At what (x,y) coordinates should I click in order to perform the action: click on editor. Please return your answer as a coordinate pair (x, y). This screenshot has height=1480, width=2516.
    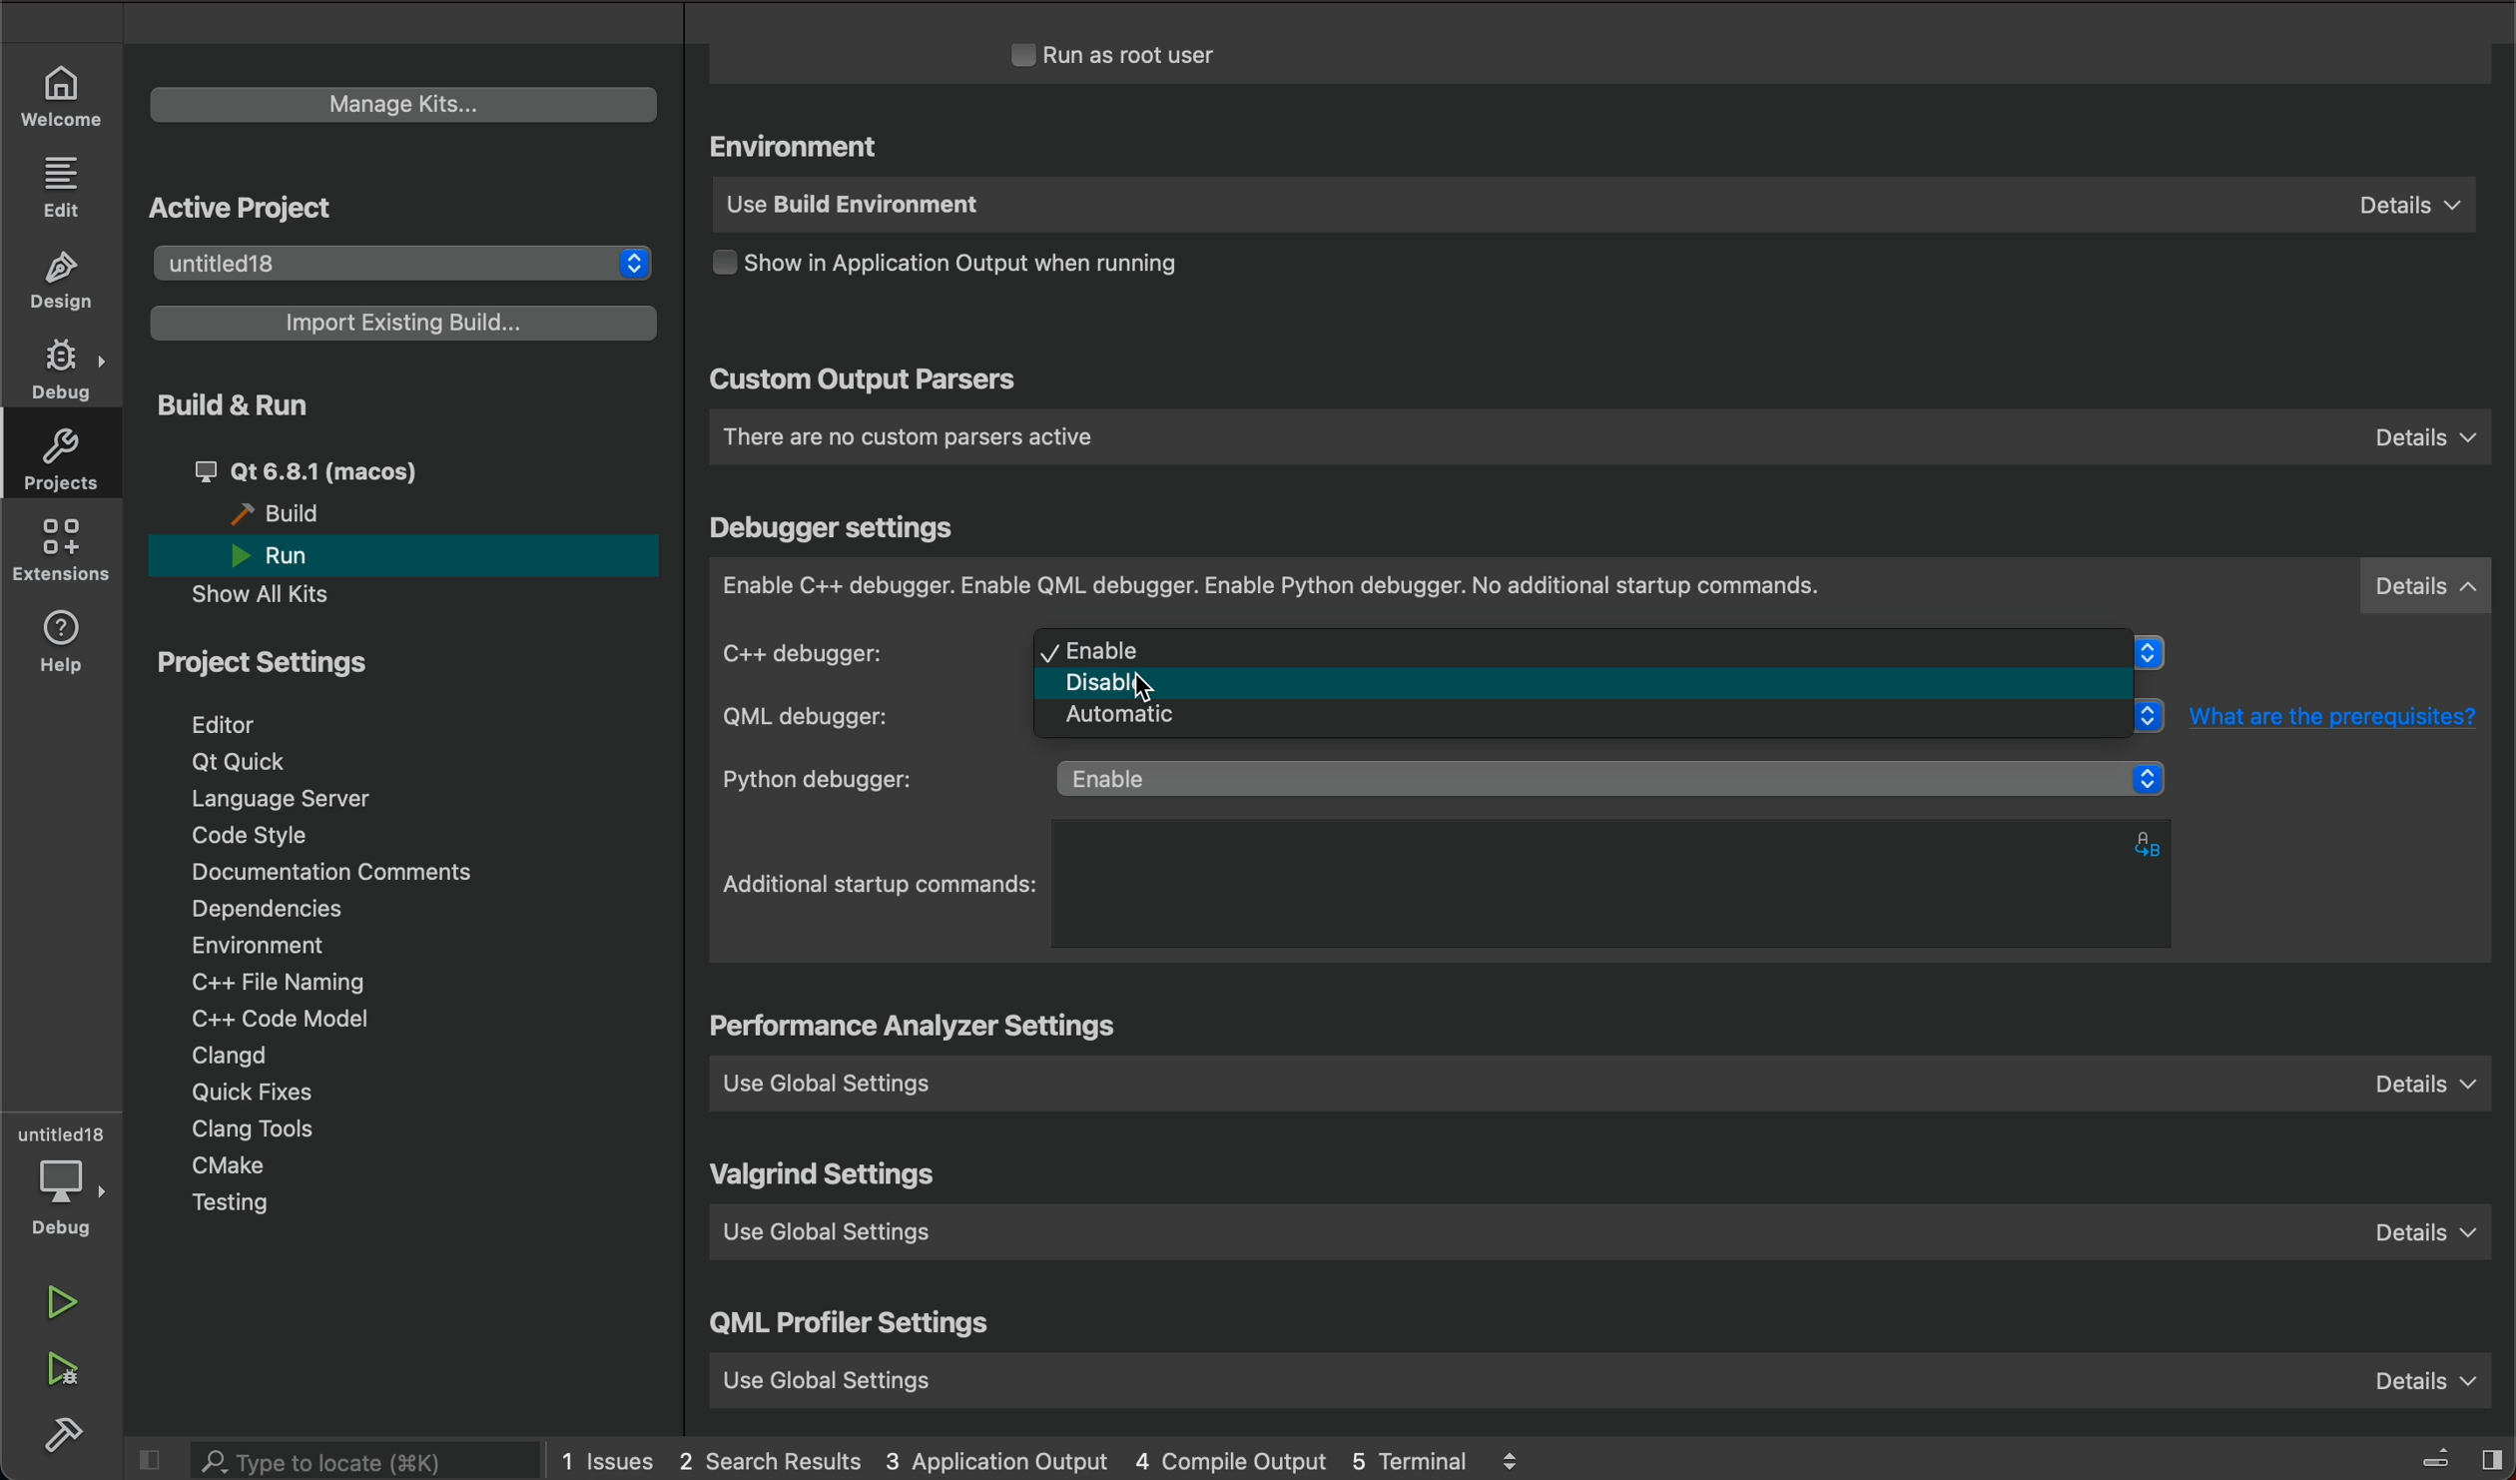
    Looking at the image, I should click on (229, 724).